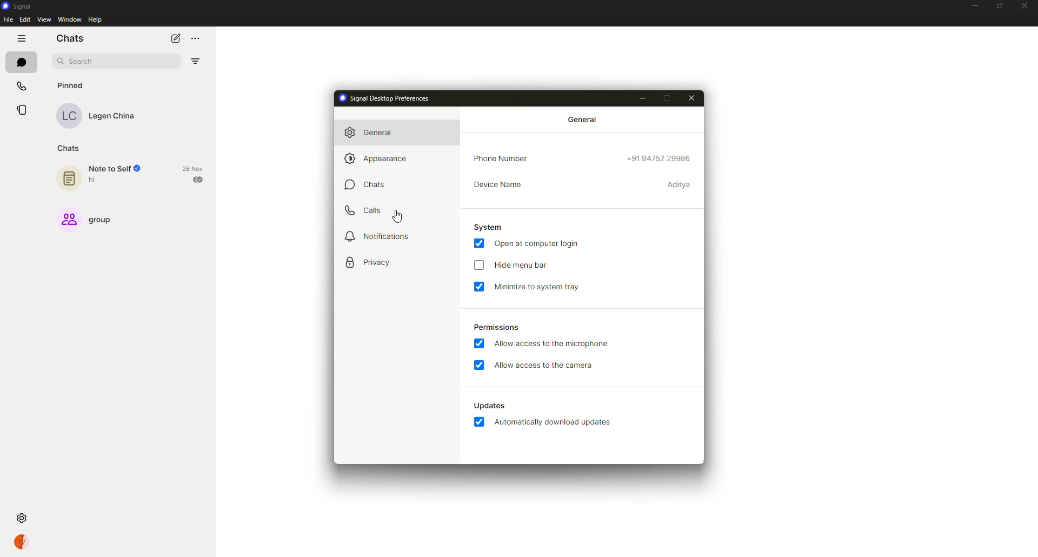  What do you see at coordinates (641, 98) in the screenshot?
I see `minimize` at bounding box center [641, 98].